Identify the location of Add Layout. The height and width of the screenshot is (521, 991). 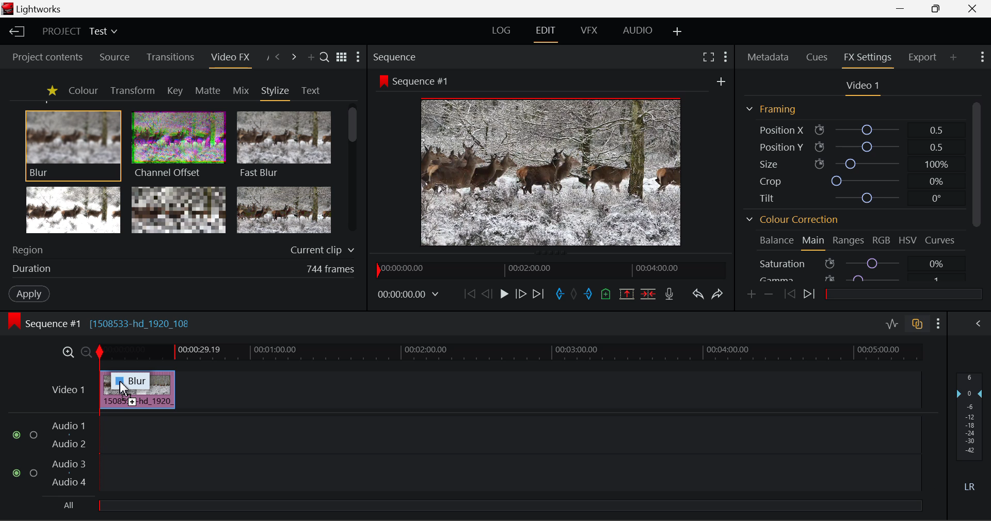
(678, 31).